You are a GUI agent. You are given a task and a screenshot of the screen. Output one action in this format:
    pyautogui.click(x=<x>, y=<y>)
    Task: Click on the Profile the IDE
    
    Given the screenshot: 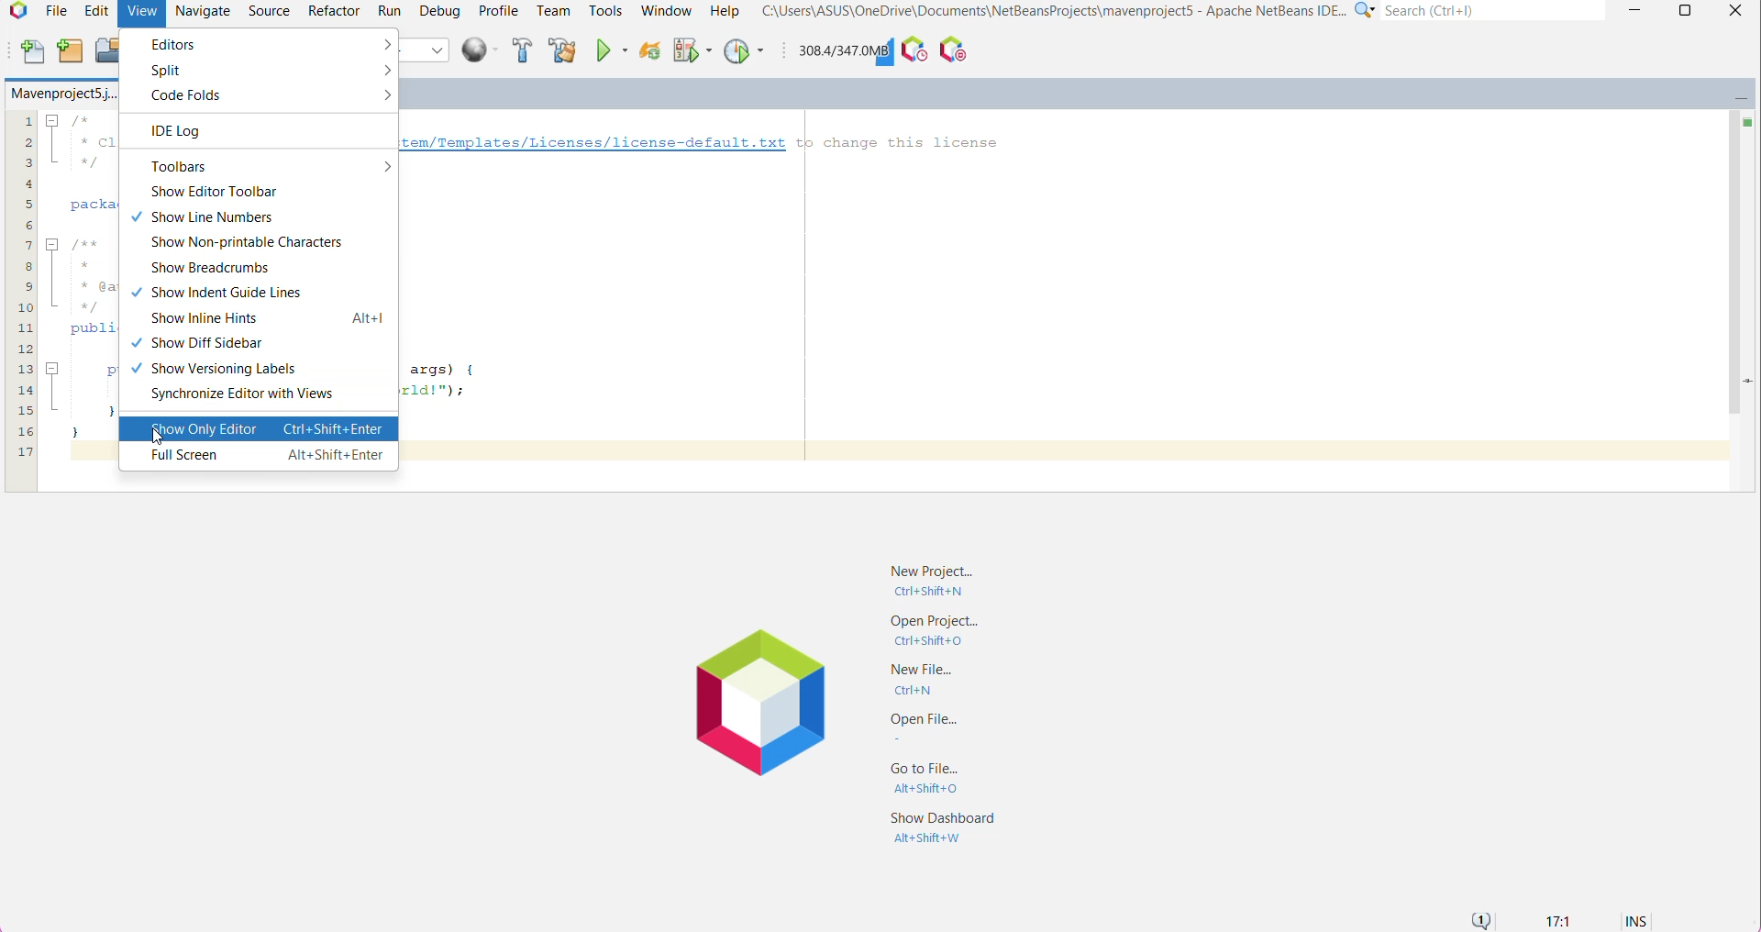 What is the action you would take?
    pyautogui.click(x=914, y=50)
    